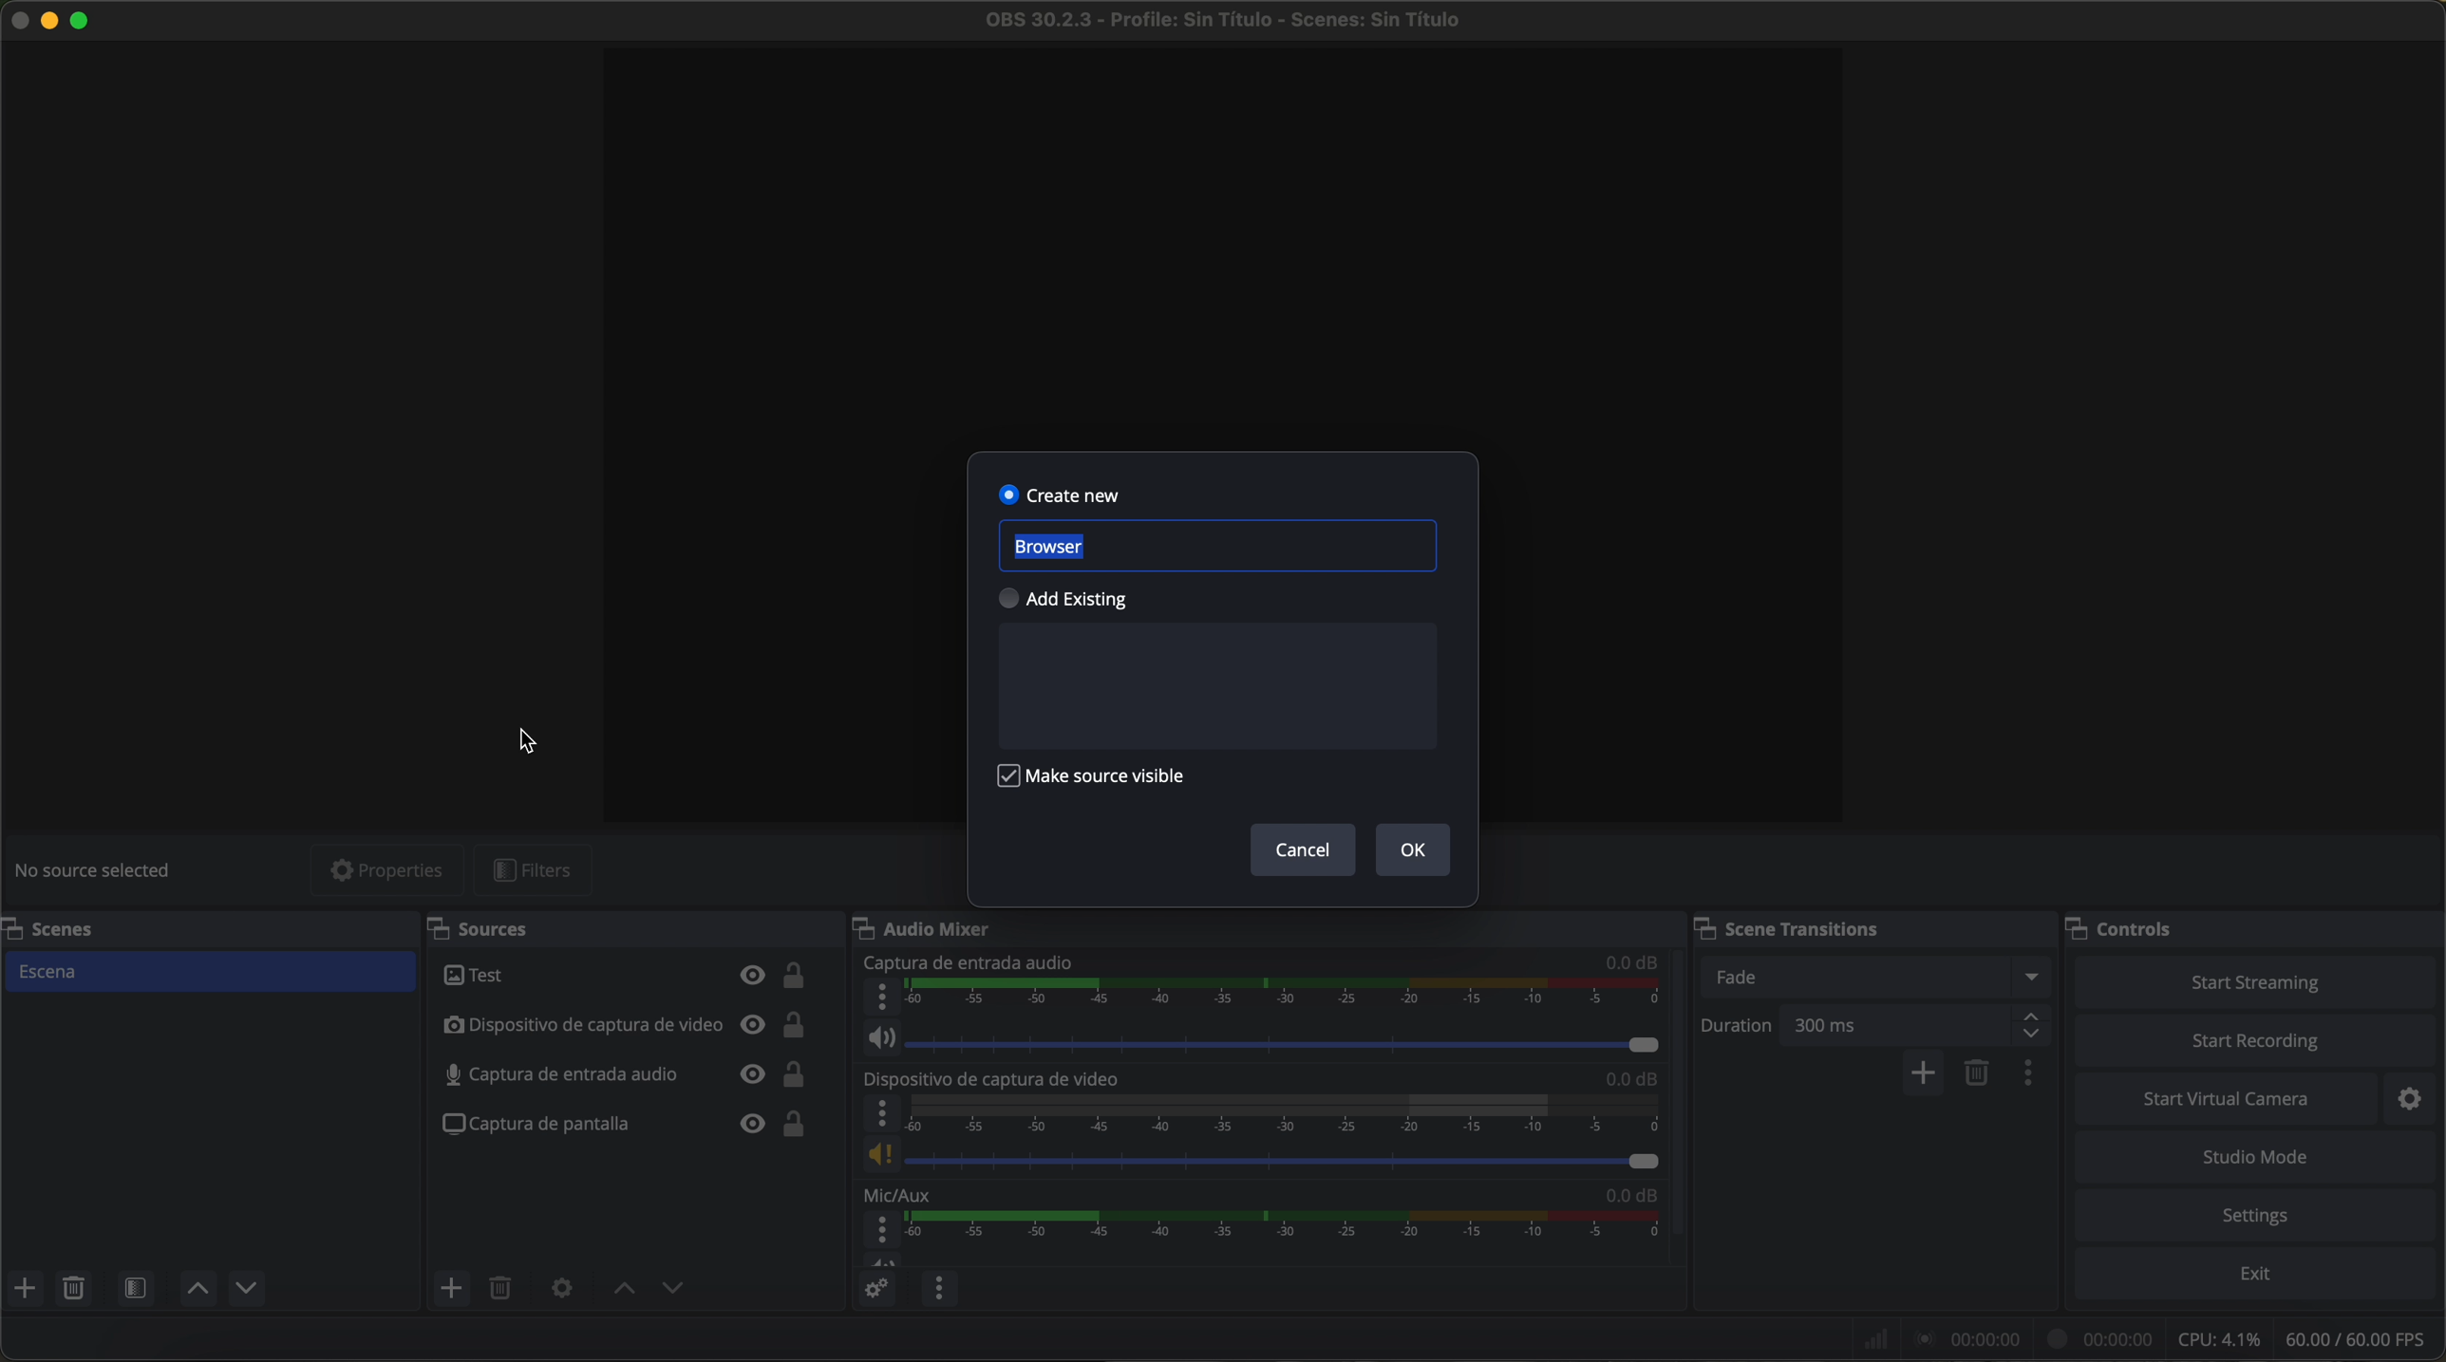  Describe the element at coordinates (1269, 1040) in the screenshot. I see `vol` at that location.